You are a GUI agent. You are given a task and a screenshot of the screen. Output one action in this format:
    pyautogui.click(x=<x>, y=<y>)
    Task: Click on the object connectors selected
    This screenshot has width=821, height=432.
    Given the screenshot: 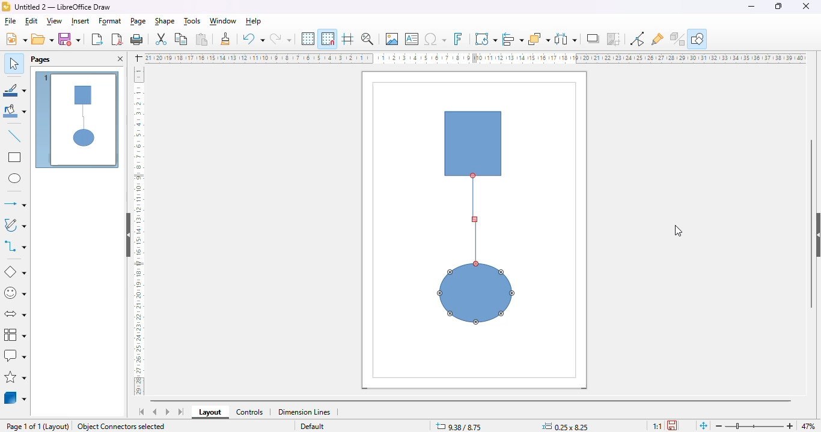 What is the action you would take?
    pyautogui.click(x=121, y=427)
    